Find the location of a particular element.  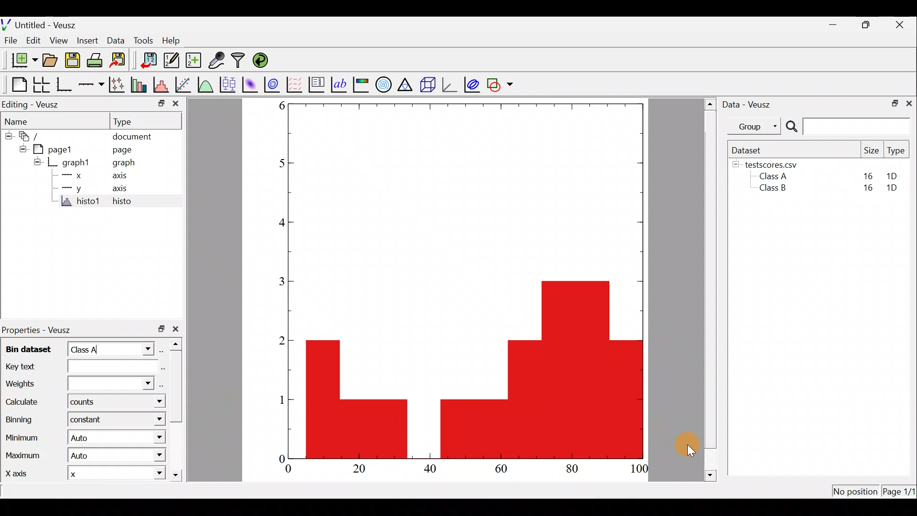

Import data into veusz is located at coordinates (148, 61).